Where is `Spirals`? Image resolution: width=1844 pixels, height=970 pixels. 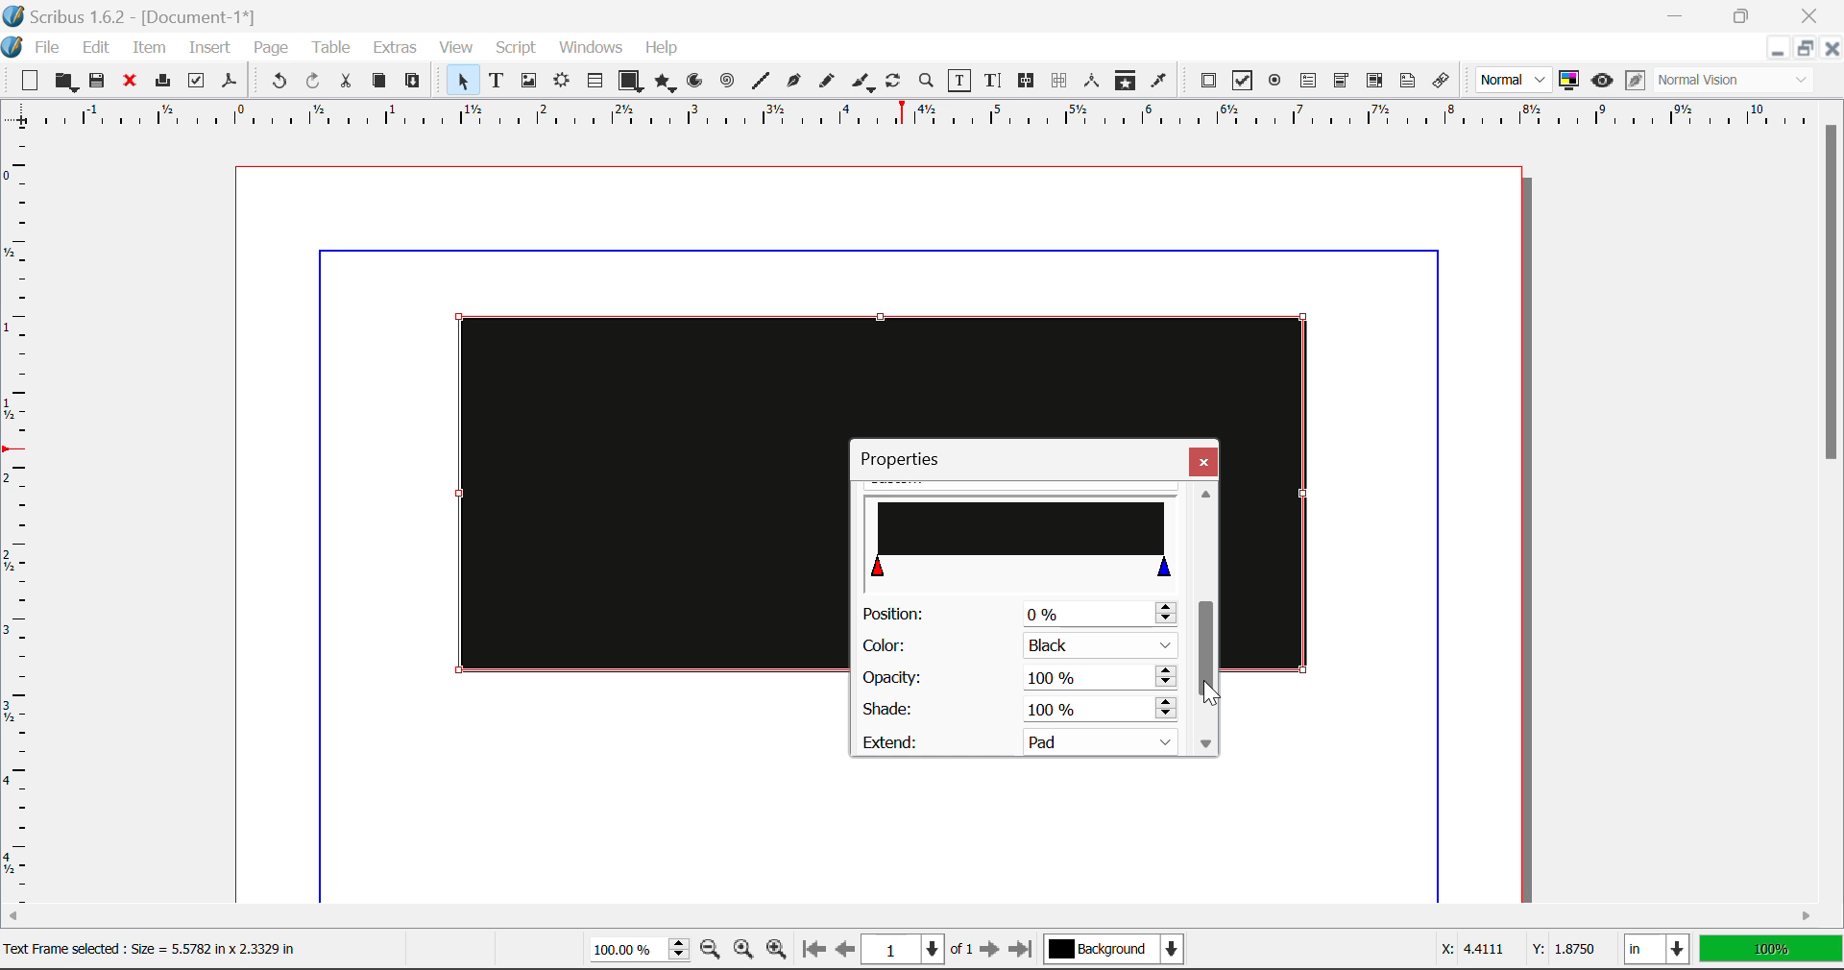 Spirals is located at coordinates (726, 83).